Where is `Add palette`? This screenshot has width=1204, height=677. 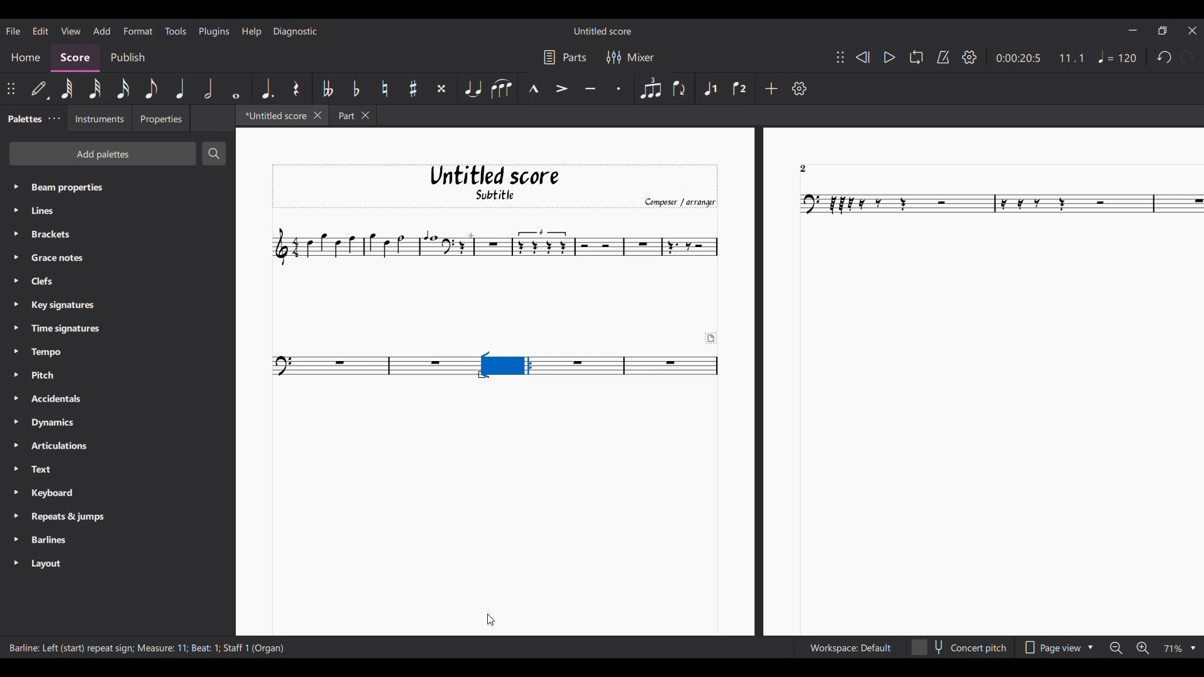
Add palette is located at coordinates (103, 154).